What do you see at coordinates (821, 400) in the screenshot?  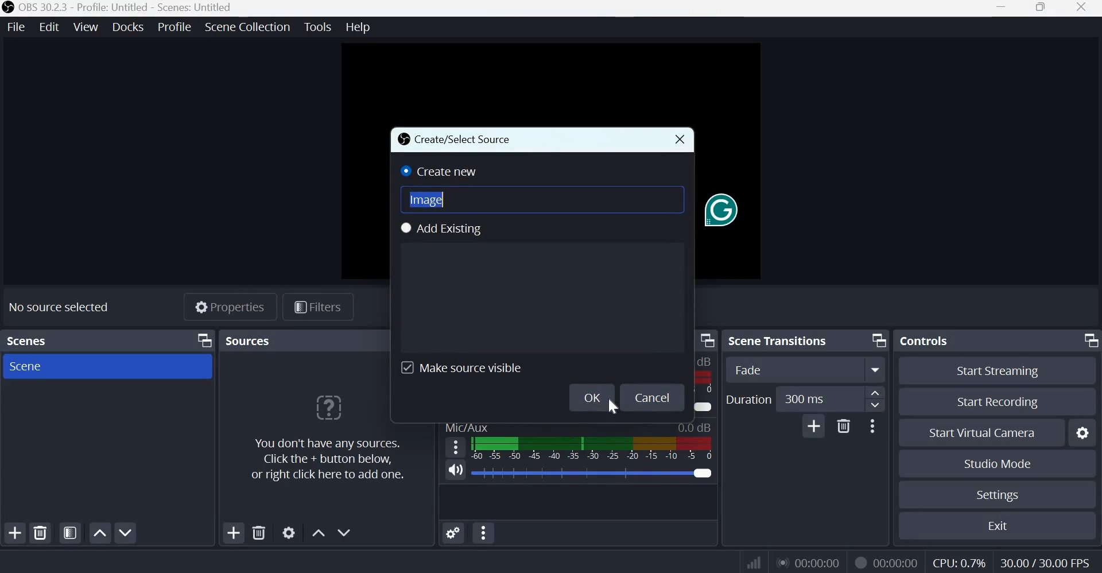 I see `300 ms` at bounding box center [821, 400].